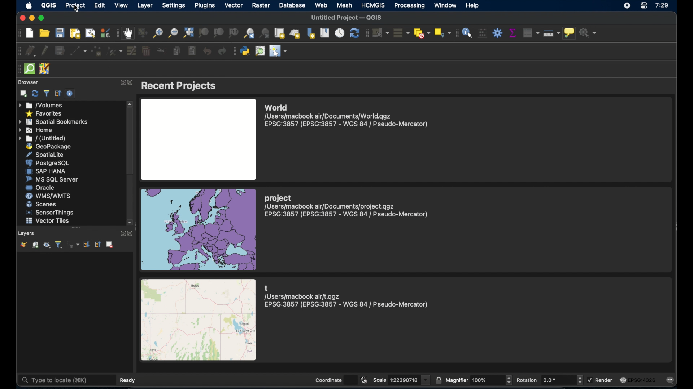  Describe the element at coordinates (77, 6) in the screenshot. I see `project` at that location.